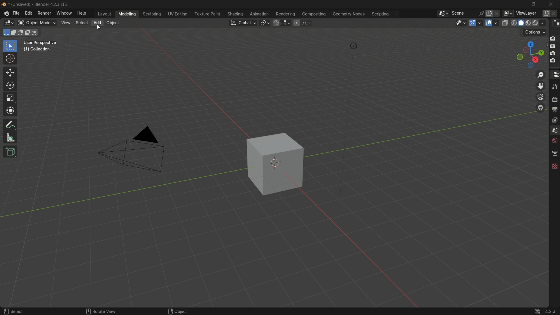 This screenshot has width=560, height=315. Describe the element at coordinates (113, 24) in the screenshot. I see `object` at that location.